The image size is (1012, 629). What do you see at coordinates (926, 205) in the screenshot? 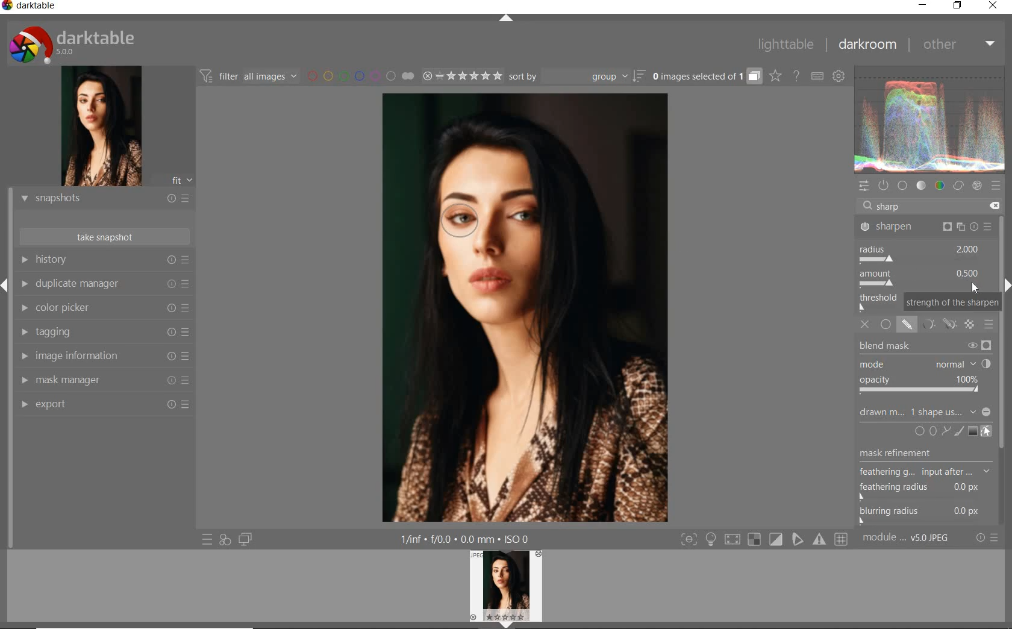
I see `search modules by name` at bounding box center [926, 205].